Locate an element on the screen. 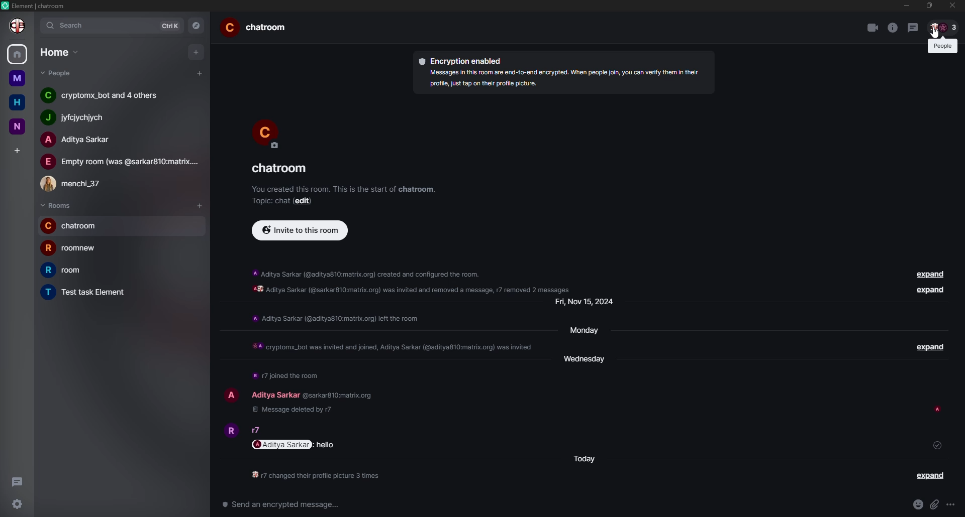  add is located at coordinates (200, 73).